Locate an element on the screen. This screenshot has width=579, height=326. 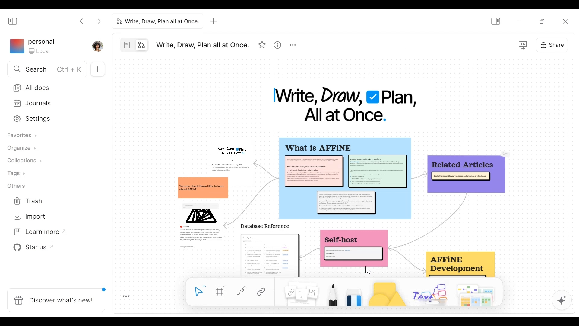
Favorite is located at coordinates (262, 45).